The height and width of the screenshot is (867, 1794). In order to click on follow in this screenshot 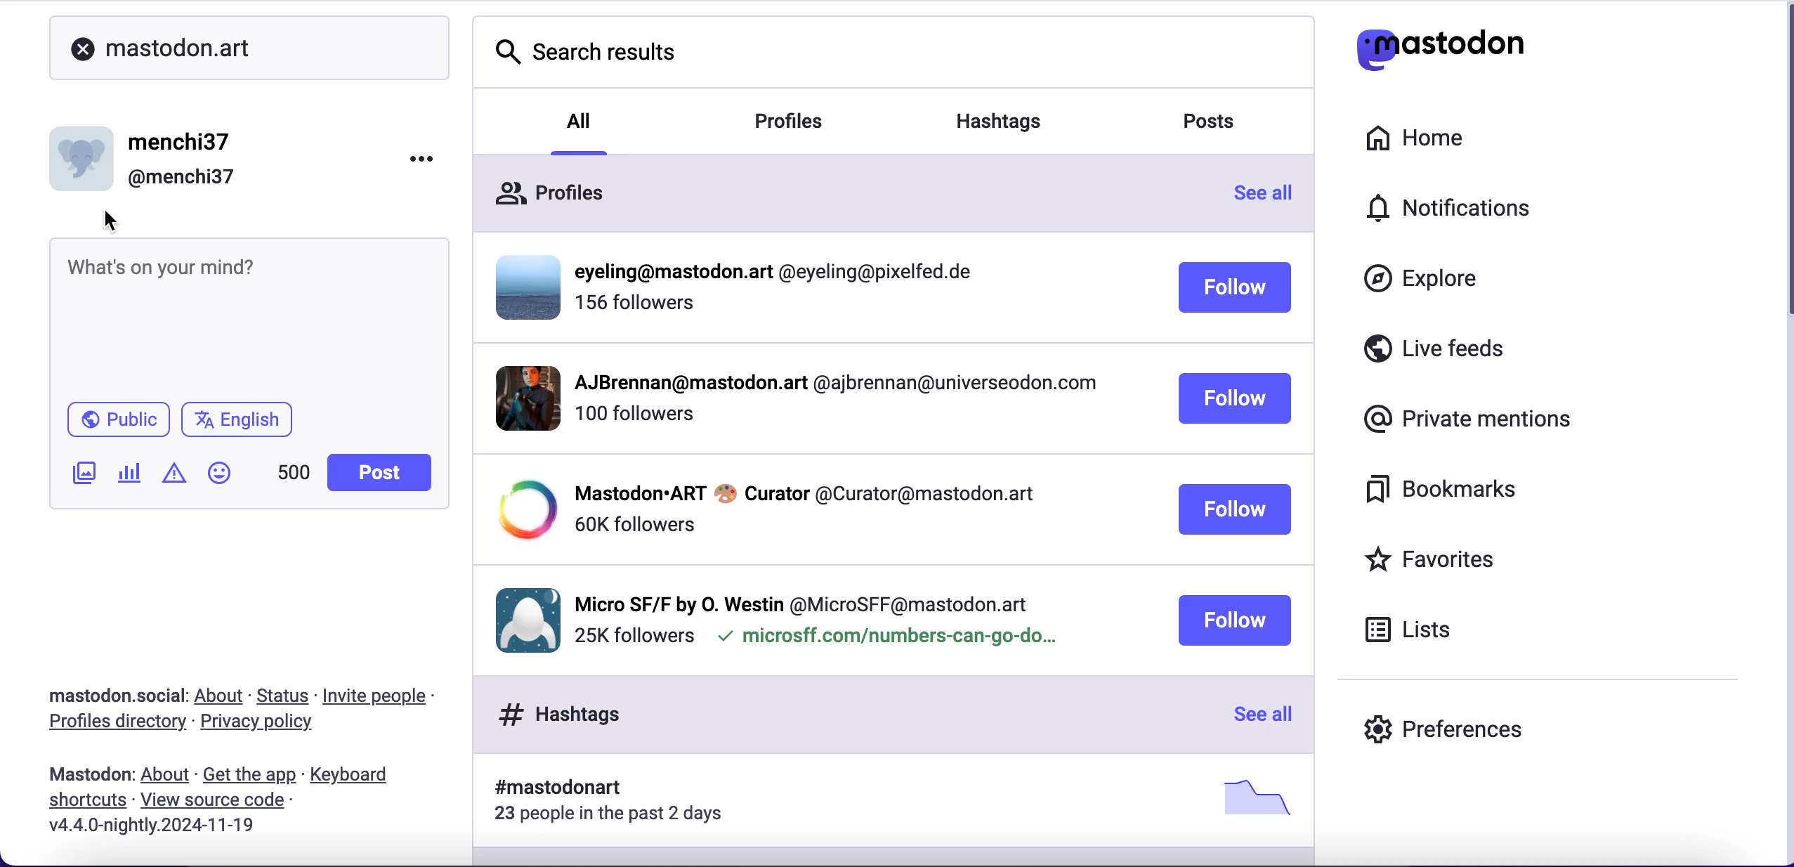, I will do `click(1233, 399)`.